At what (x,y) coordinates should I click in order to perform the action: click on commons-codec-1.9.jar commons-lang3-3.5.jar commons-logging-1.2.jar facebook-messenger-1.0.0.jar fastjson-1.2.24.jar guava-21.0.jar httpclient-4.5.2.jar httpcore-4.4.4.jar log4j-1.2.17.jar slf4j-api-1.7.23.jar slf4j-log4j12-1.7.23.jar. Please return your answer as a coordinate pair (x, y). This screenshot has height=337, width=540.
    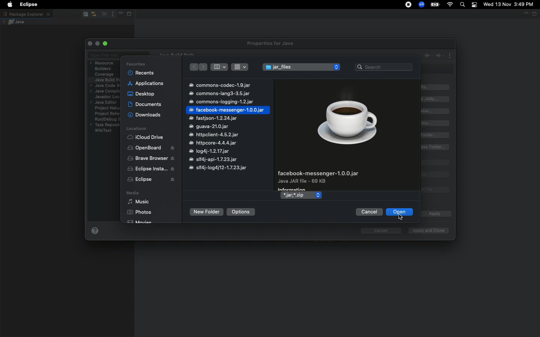
    Looking at the image, I should click on (228, 127).